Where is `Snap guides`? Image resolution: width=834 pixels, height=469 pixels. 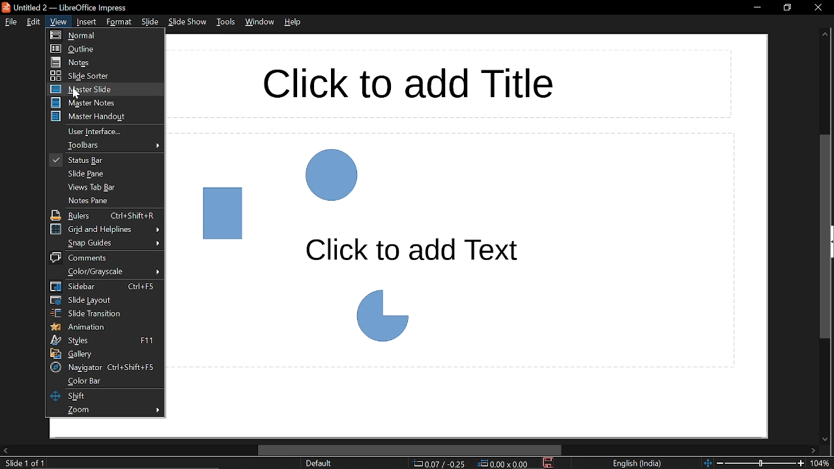
Snap guides is located at coordinates (103, 243).